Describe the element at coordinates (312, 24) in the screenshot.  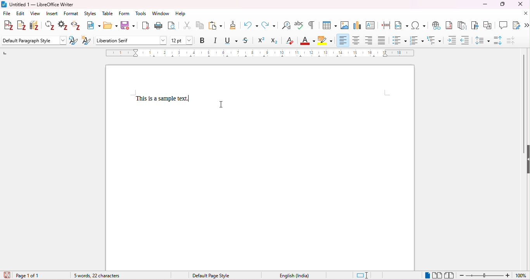
I see `toggle formatting marks` at that location.